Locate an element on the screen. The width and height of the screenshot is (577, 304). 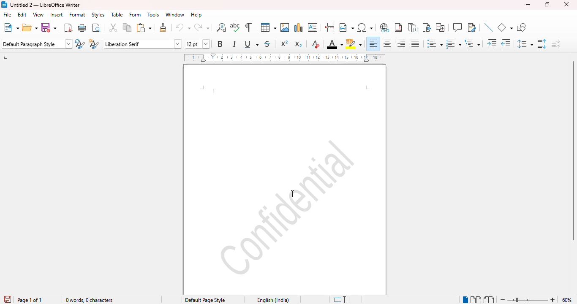
styles is located at coordinates (98, 14).